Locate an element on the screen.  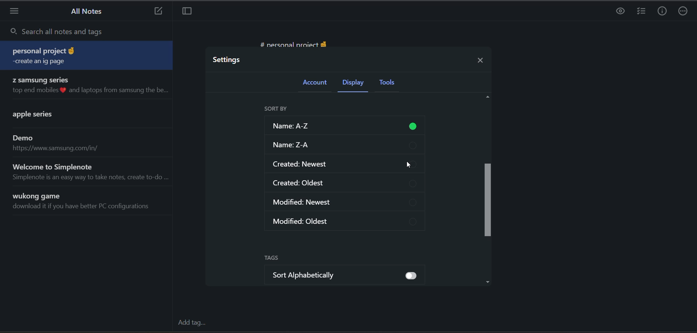
vertical scroll bar is located at coordinates (488, 201).